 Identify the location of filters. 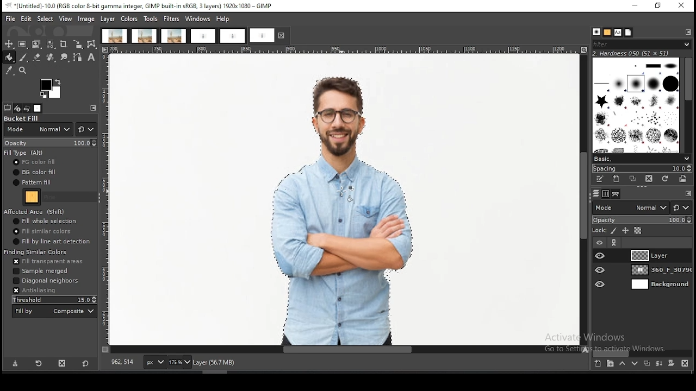
(172, 19).